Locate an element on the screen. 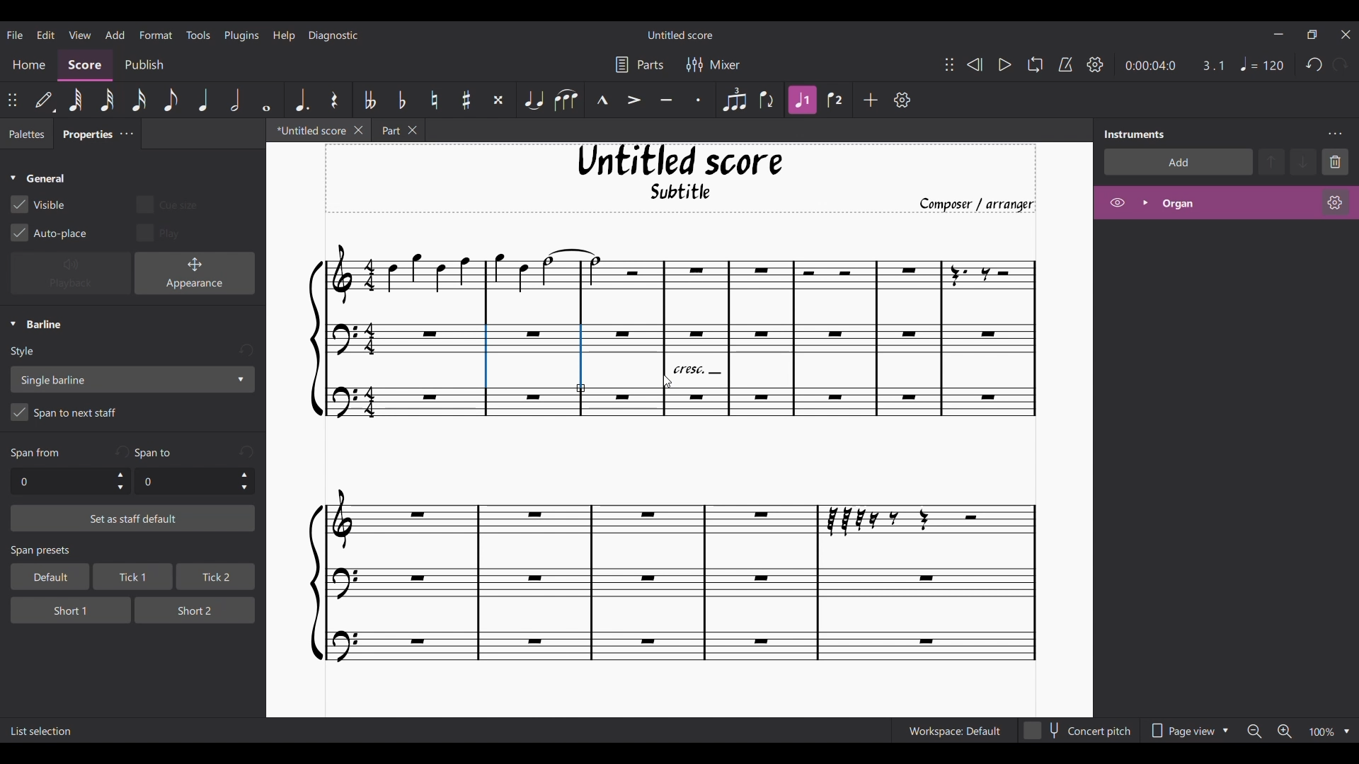 This screenshot has width=1359, height=764. Indicates input for Style is located at coordinates (25, 352).